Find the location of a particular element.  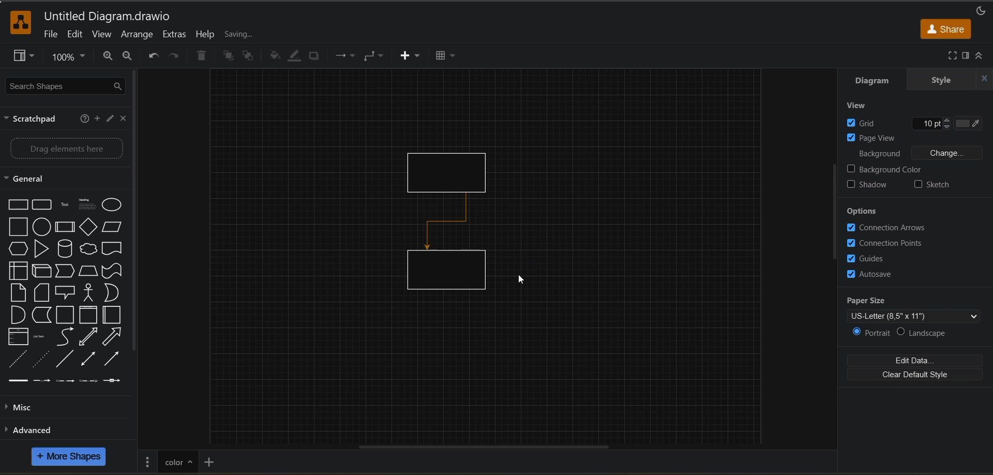

Note is located at coordinates (42, 292).